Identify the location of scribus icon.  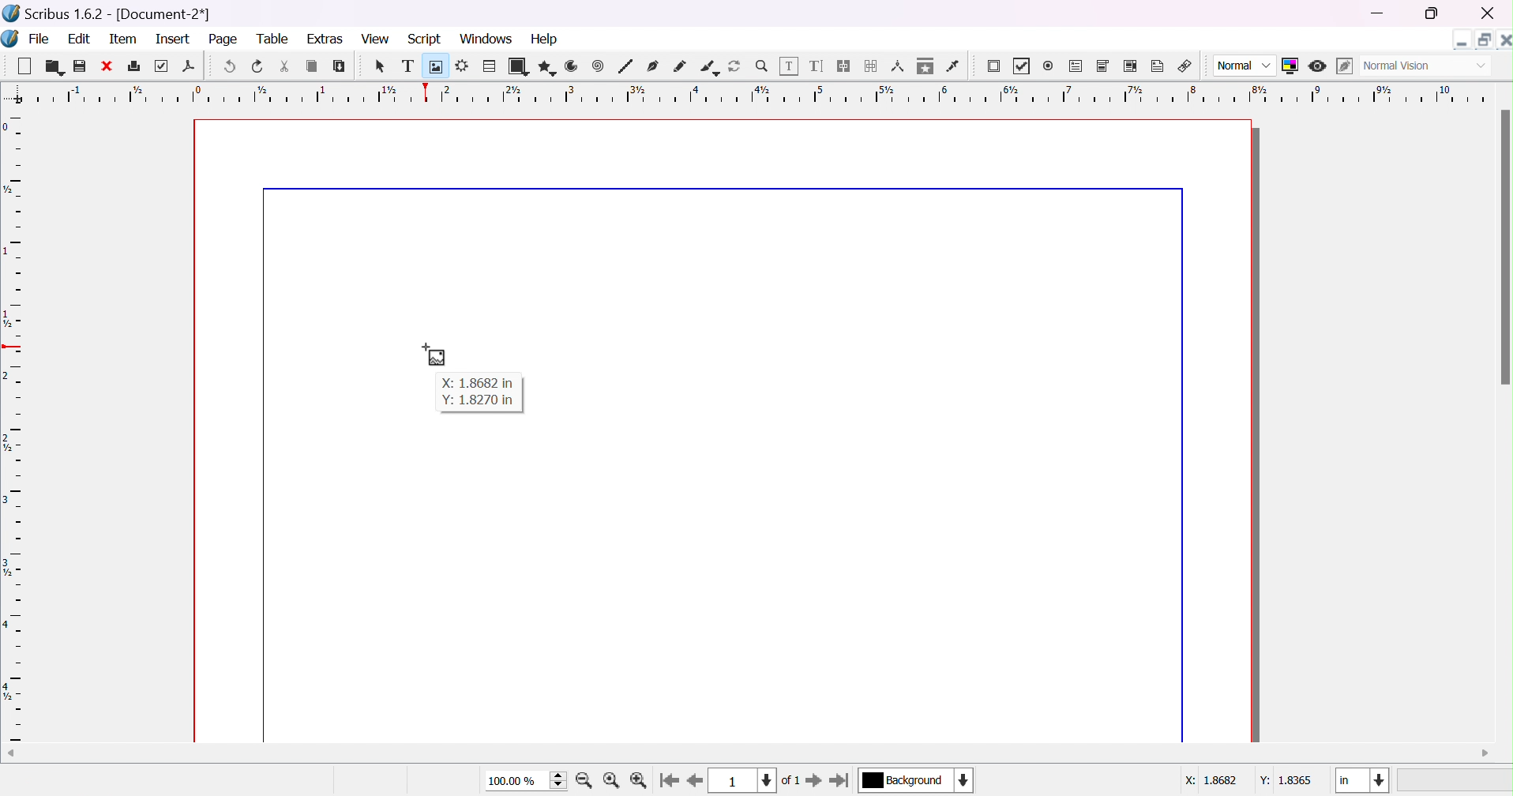
(10, 38).